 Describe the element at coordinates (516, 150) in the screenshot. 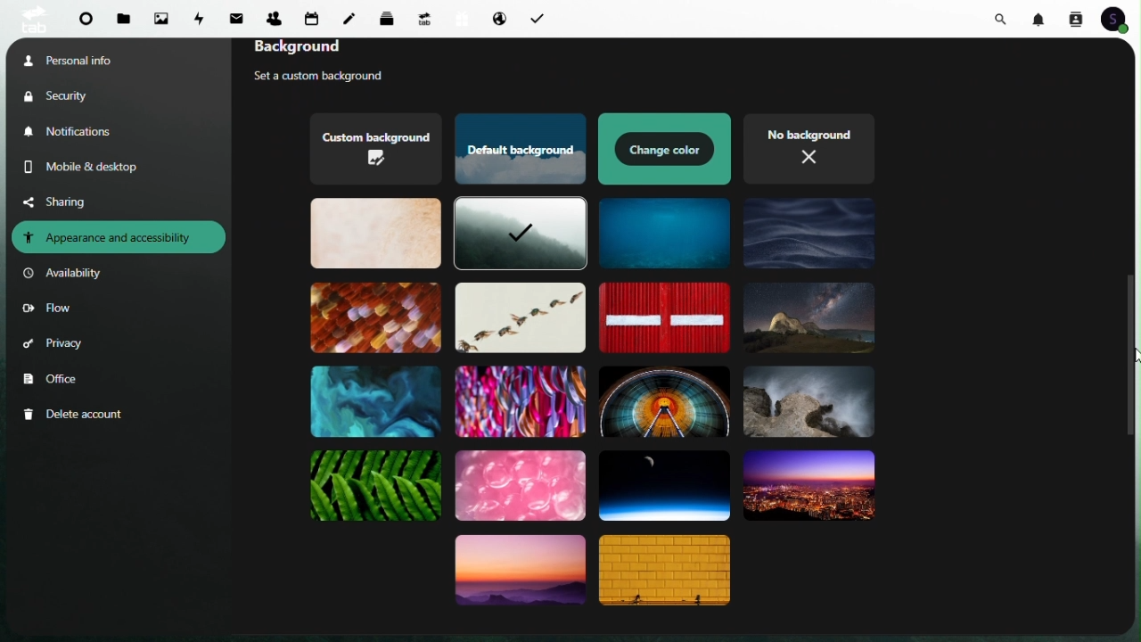

I see `Themes` at that location.